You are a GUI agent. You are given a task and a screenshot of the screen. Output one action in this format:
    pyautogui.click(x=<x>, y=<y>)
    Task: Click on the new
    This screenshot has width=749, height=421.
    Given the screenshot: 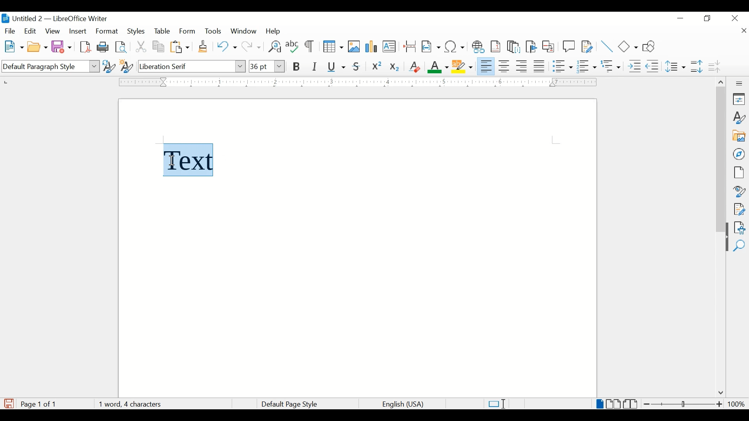 What is the action you would take?
    pyautogui.click(x=14, y=46)
    